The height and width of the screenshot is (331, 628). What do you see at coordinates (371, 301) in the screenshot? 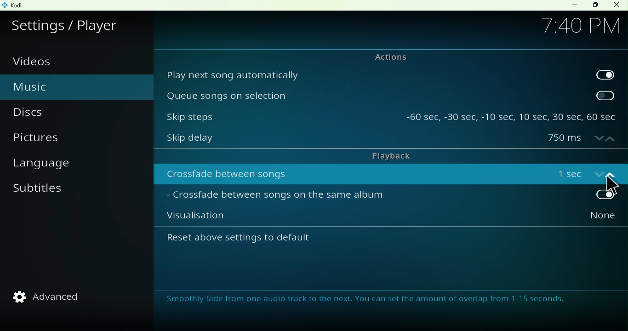
I see `Note` at bounding box center [371, 301].